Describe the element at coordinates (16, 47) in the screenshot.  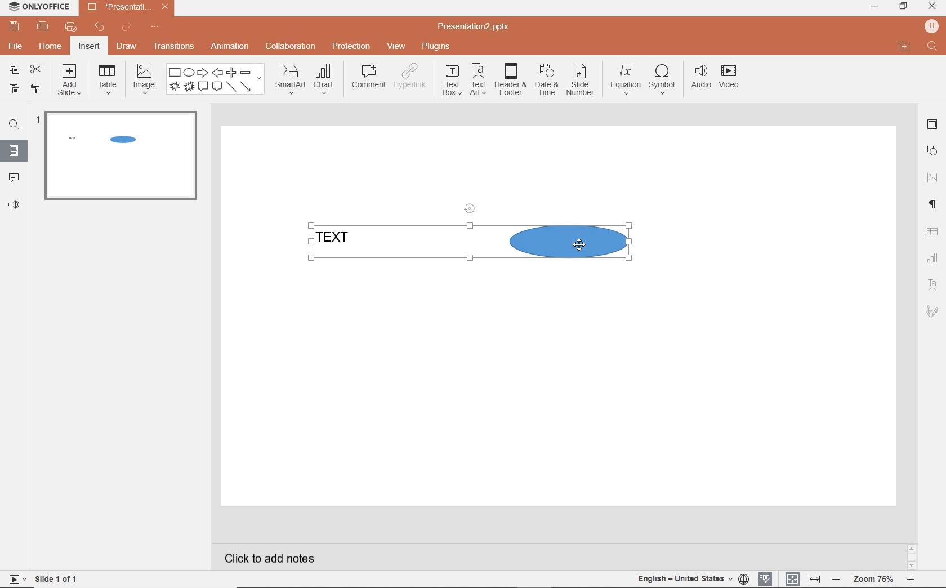
I see `file` at that location.